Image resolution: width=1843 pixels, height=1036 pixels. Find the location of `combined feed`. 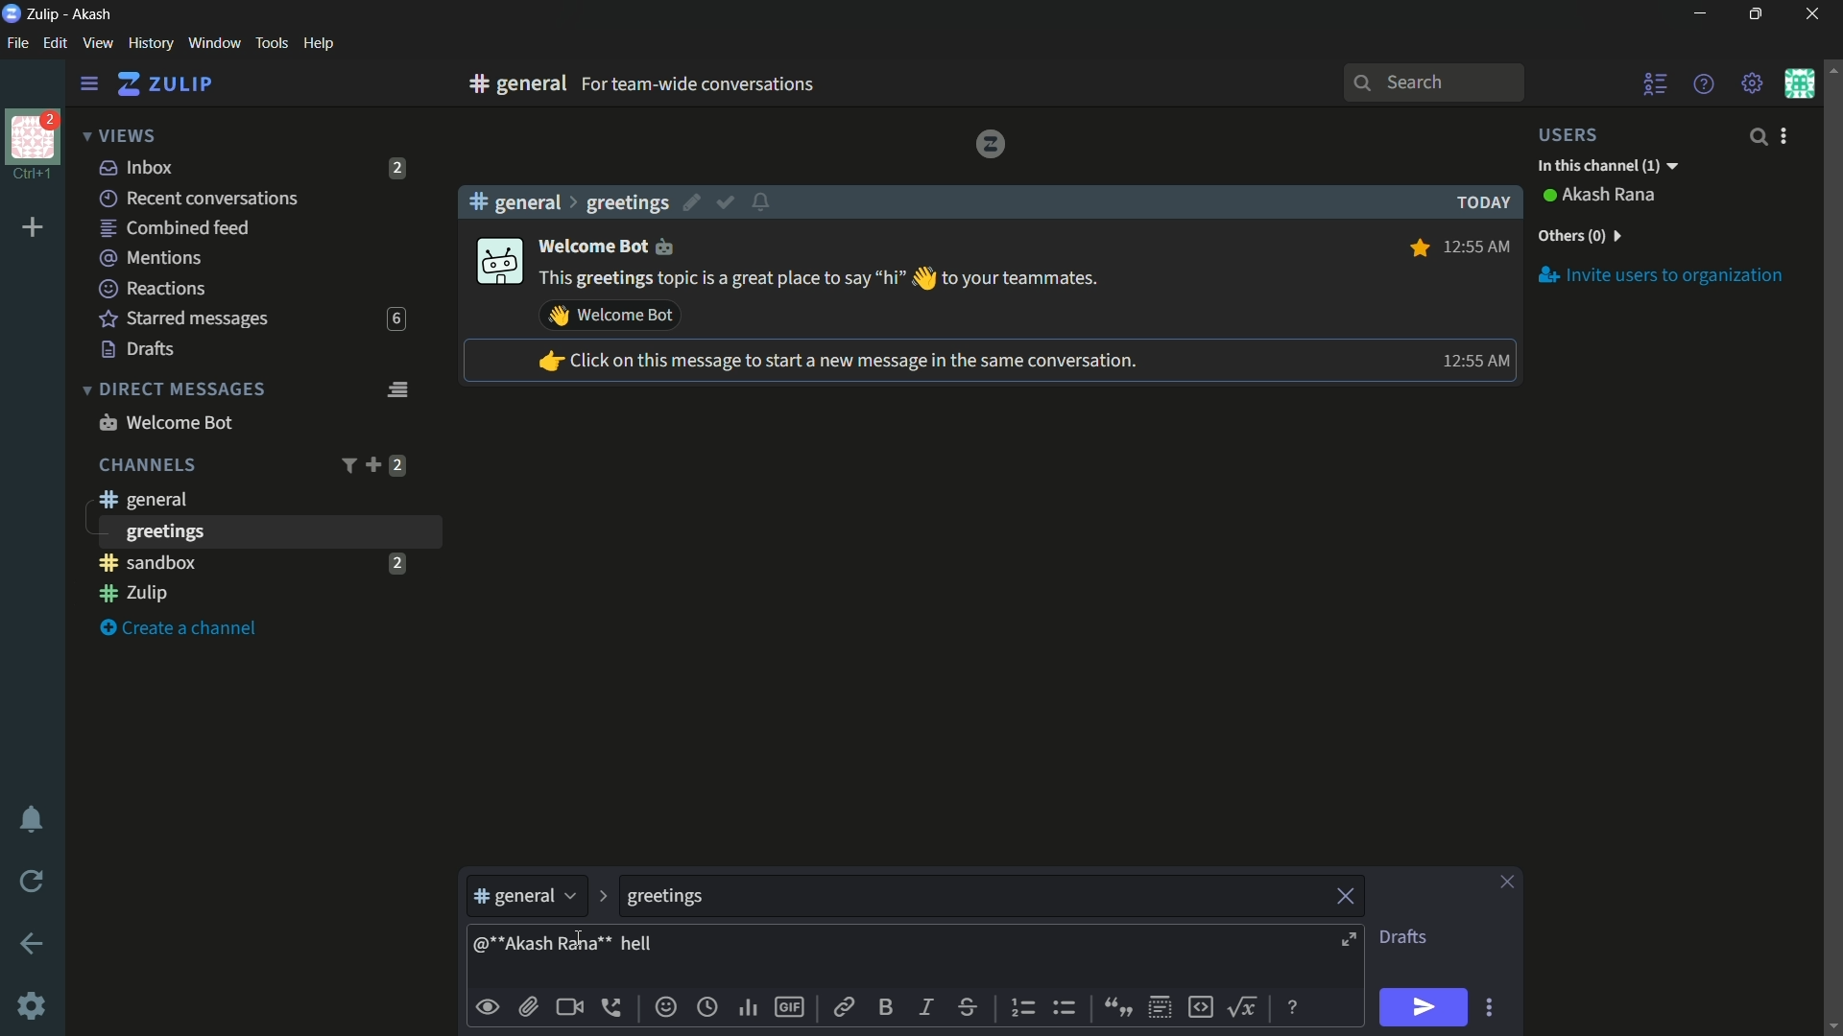

combined feed is located at coordinates (174, 229).